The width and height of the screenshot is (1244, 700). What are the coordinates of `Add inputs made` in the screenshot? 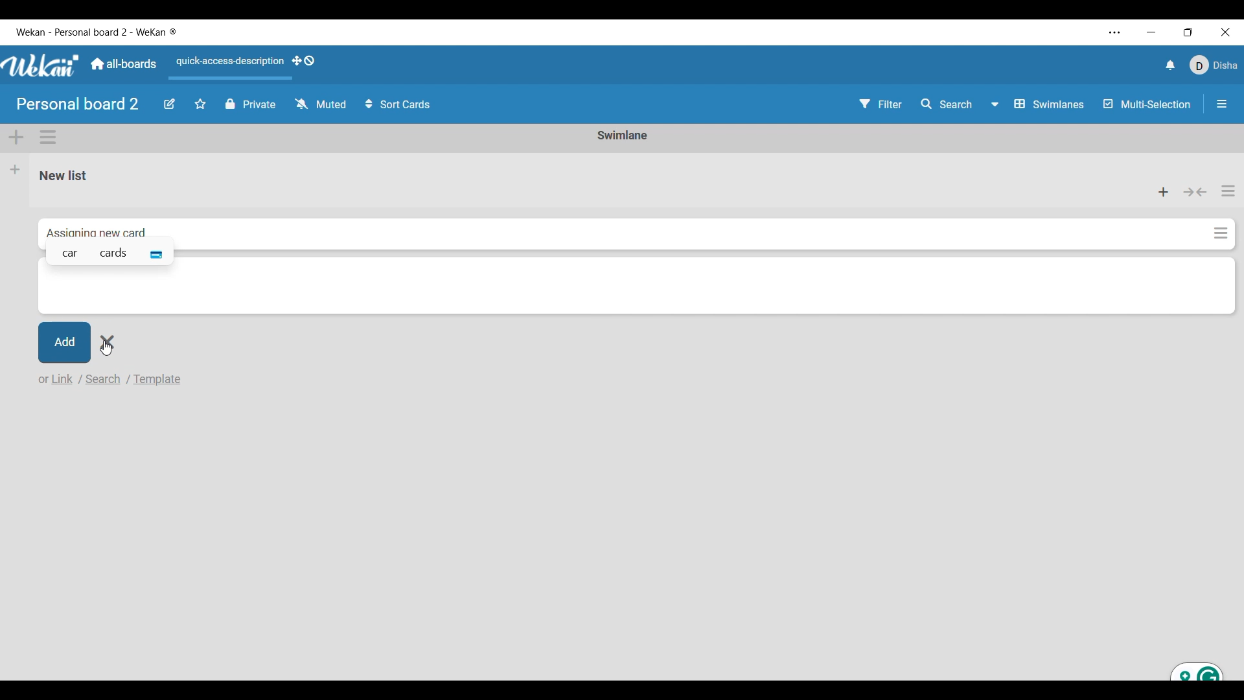 It's located at (63, 341).